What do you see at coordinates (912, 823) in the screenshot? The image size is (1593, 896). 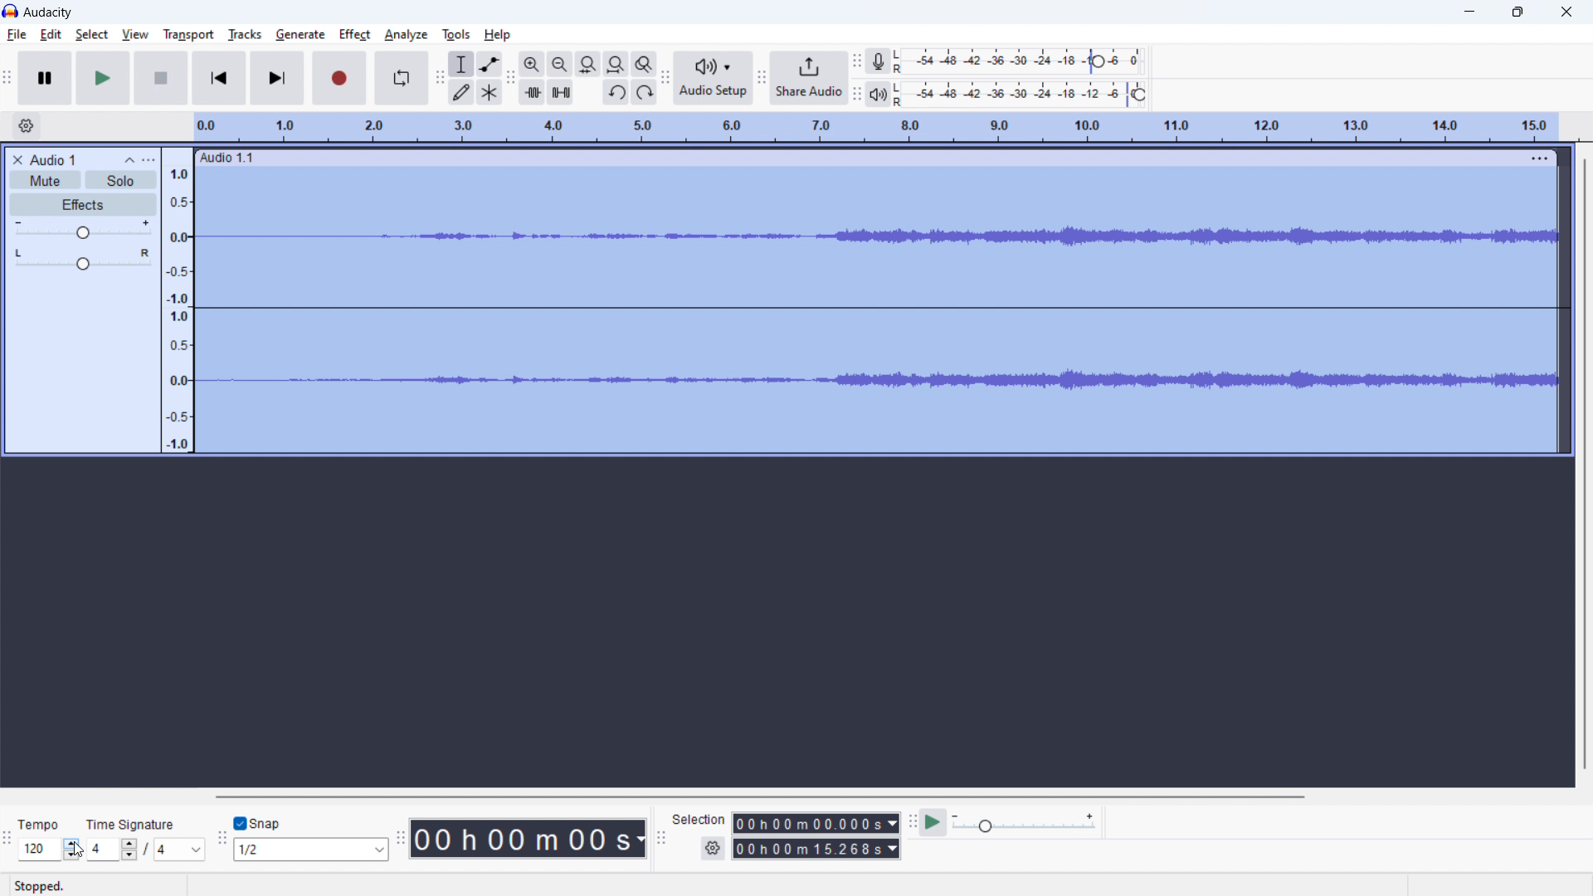 I see `play at speed toolbar` at bounding box center [912, 823].